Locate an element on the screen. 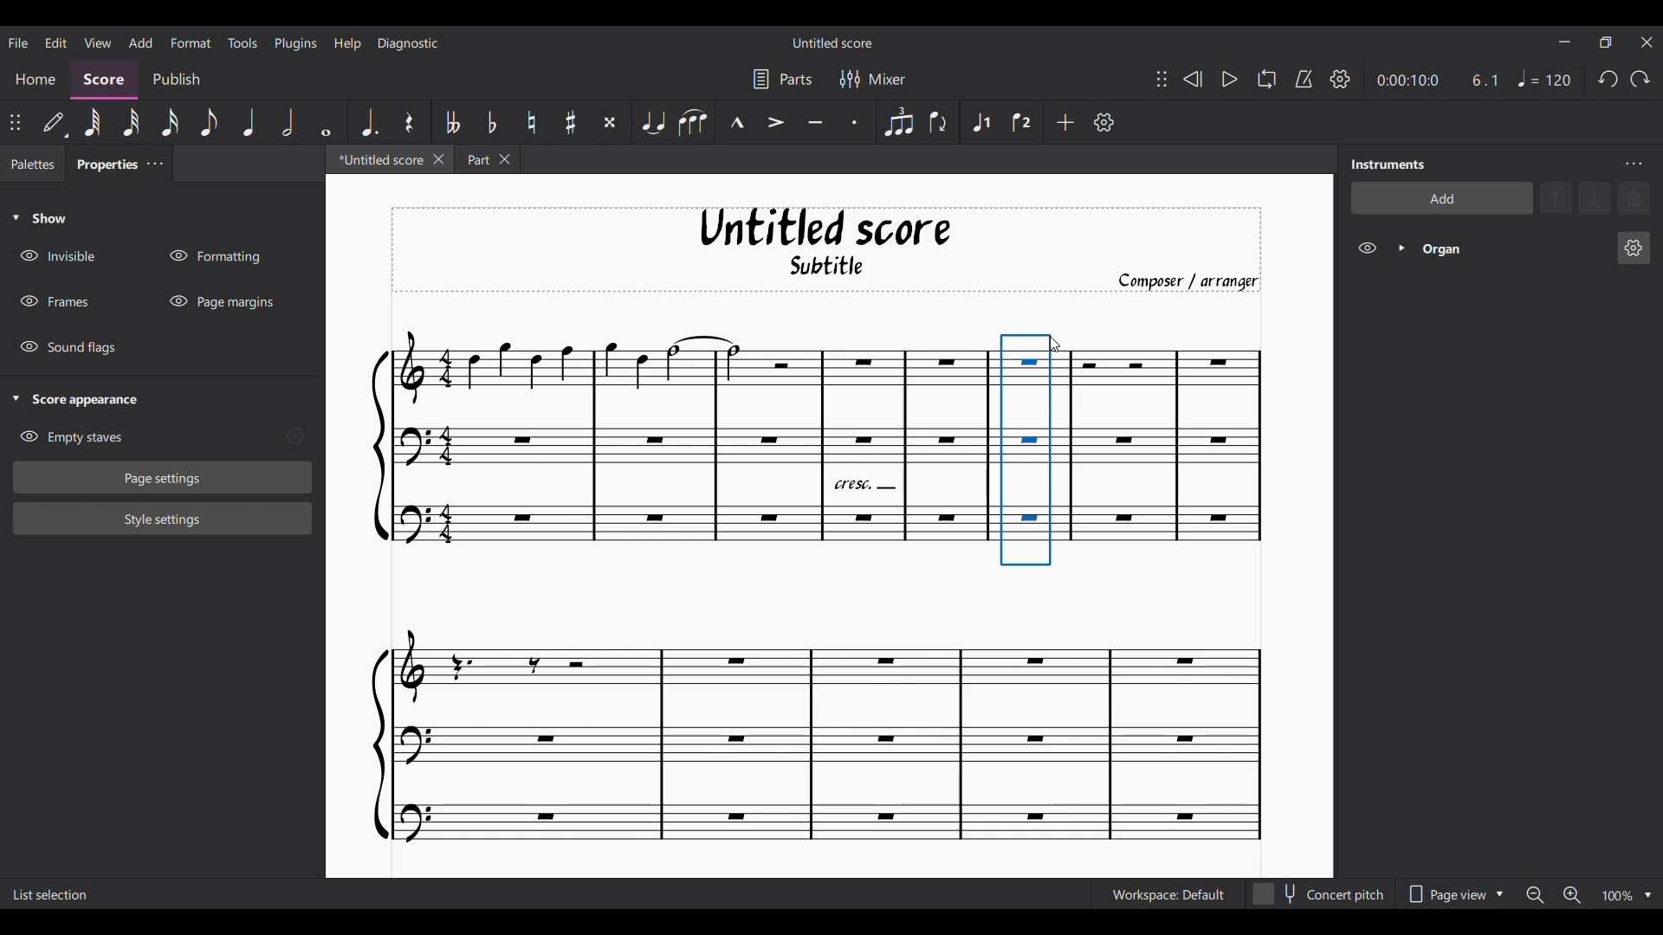 The height and width of the screenshot is (935, 1663). Accent is located at coordinates (775, 122).